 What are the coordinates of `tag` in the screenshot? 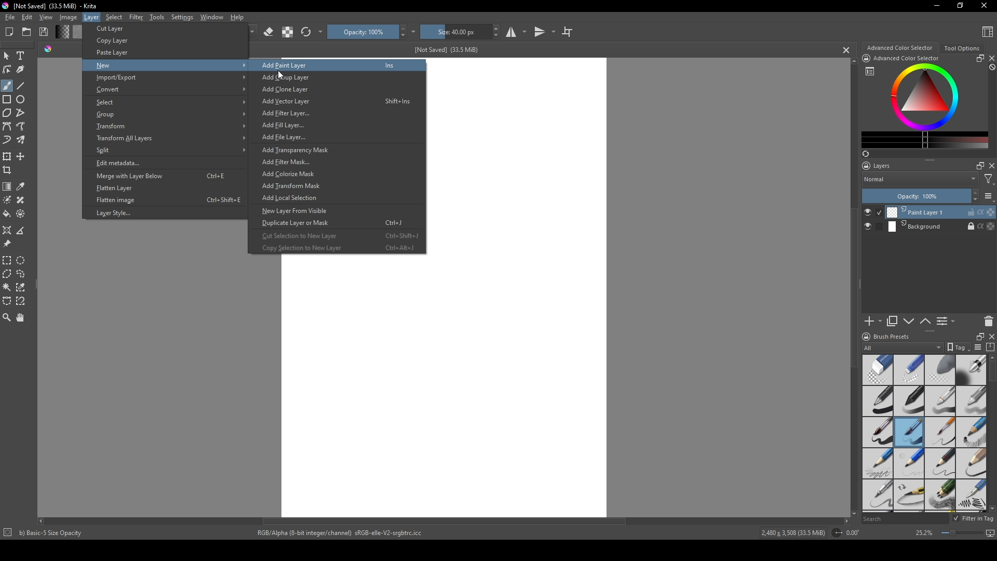 It's located at (957, 348).